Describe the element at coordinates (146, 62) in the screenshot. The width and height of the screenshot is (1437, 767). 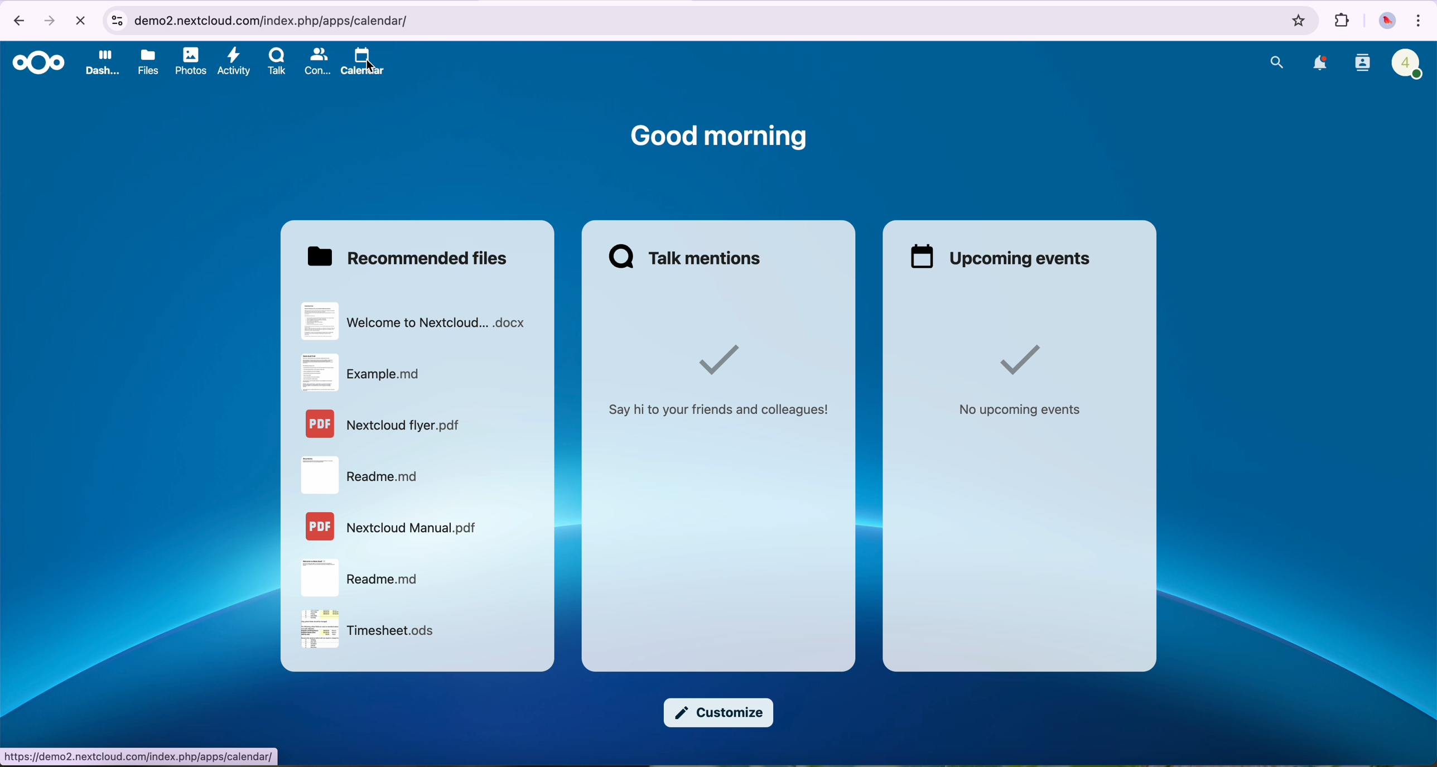
I see `files` at that location.